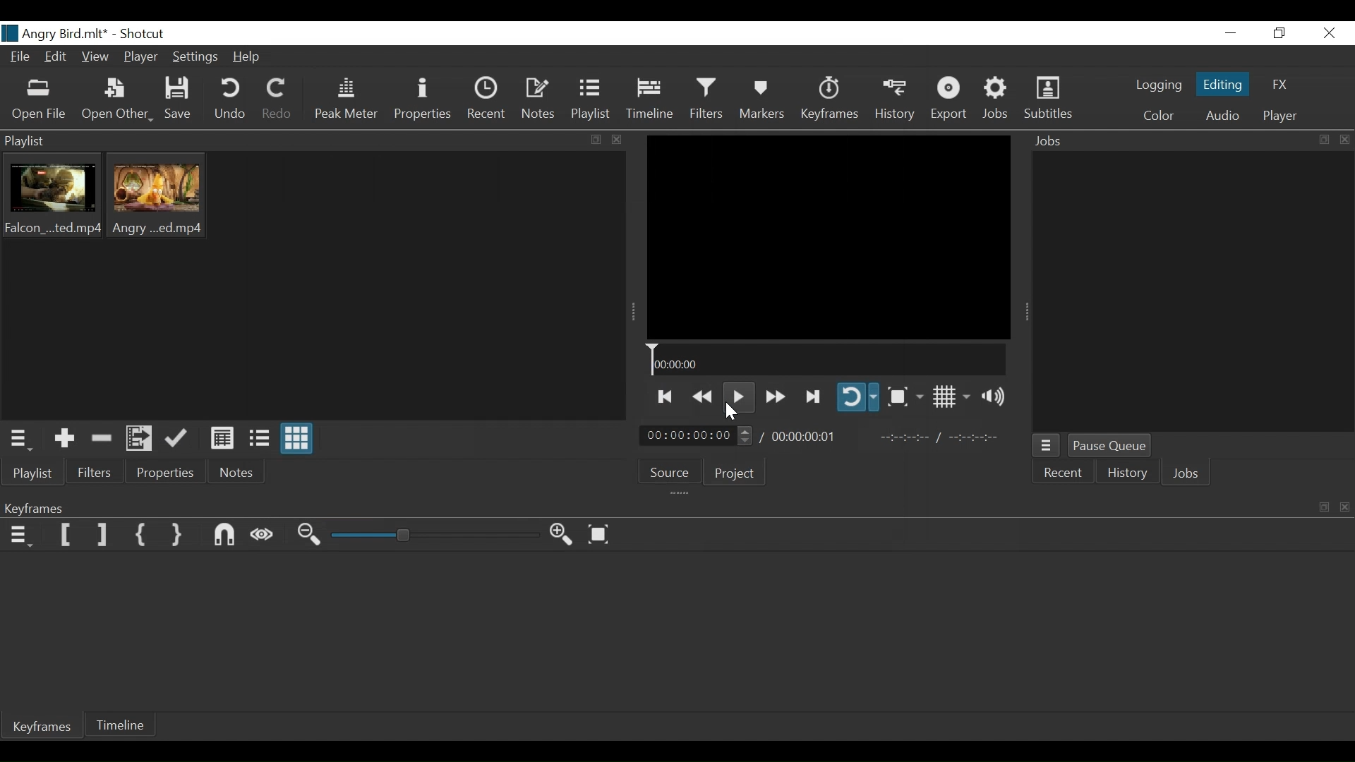 The height and width of the screenshot is (762, 1355). Describe the element at coordinates (297, 440) in the screenshot. I see `View as ions` at that location.